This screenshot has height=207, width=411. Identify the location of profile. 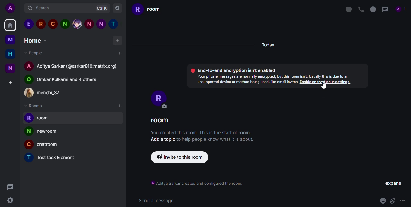
(28, 157).